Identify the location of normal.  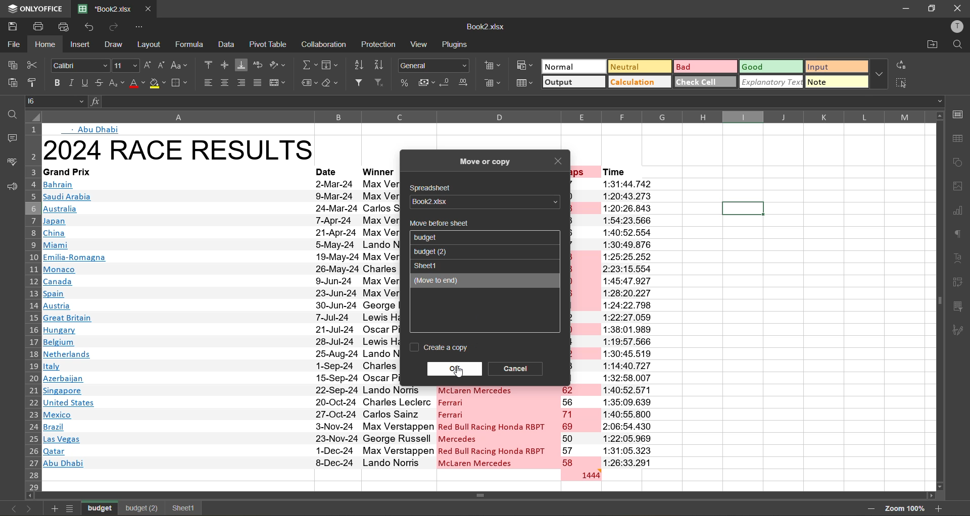
(572, 66).